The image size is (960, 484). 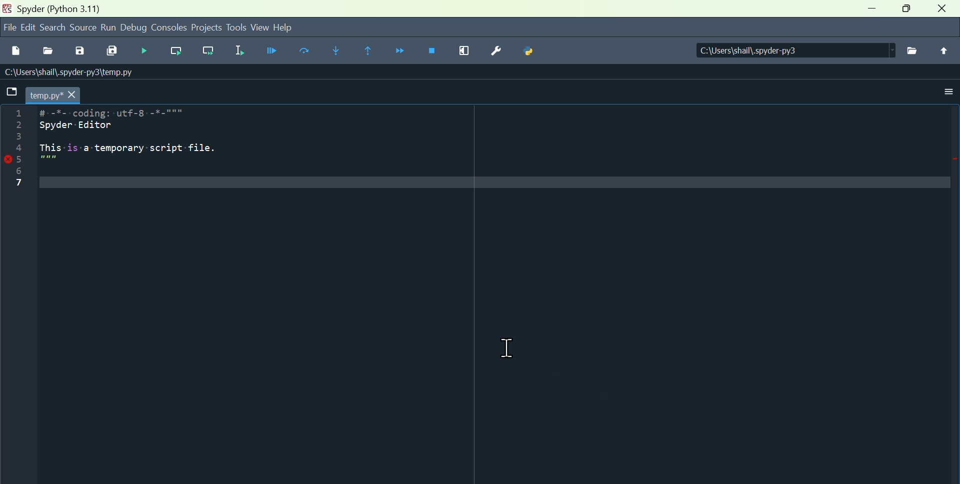 What do you see at coordinates (109, 27) in the screenshot?
I see `Run` at bounding box center [109, 27].